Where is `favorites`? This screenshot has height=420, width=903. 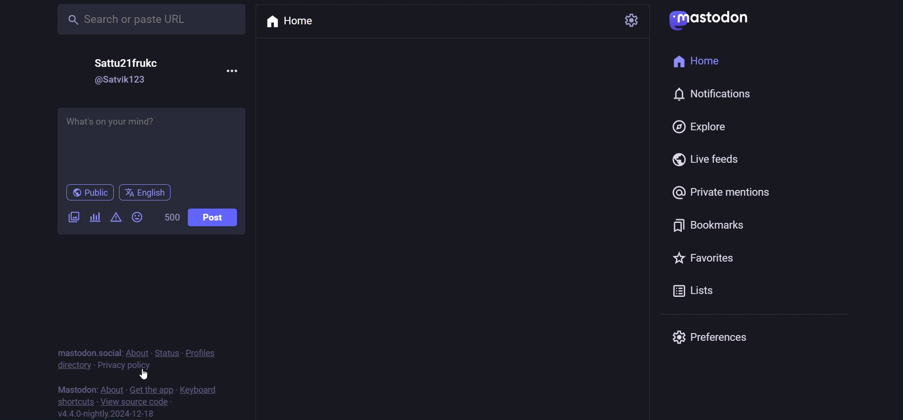 favorites is located at coordinates (699, 261).